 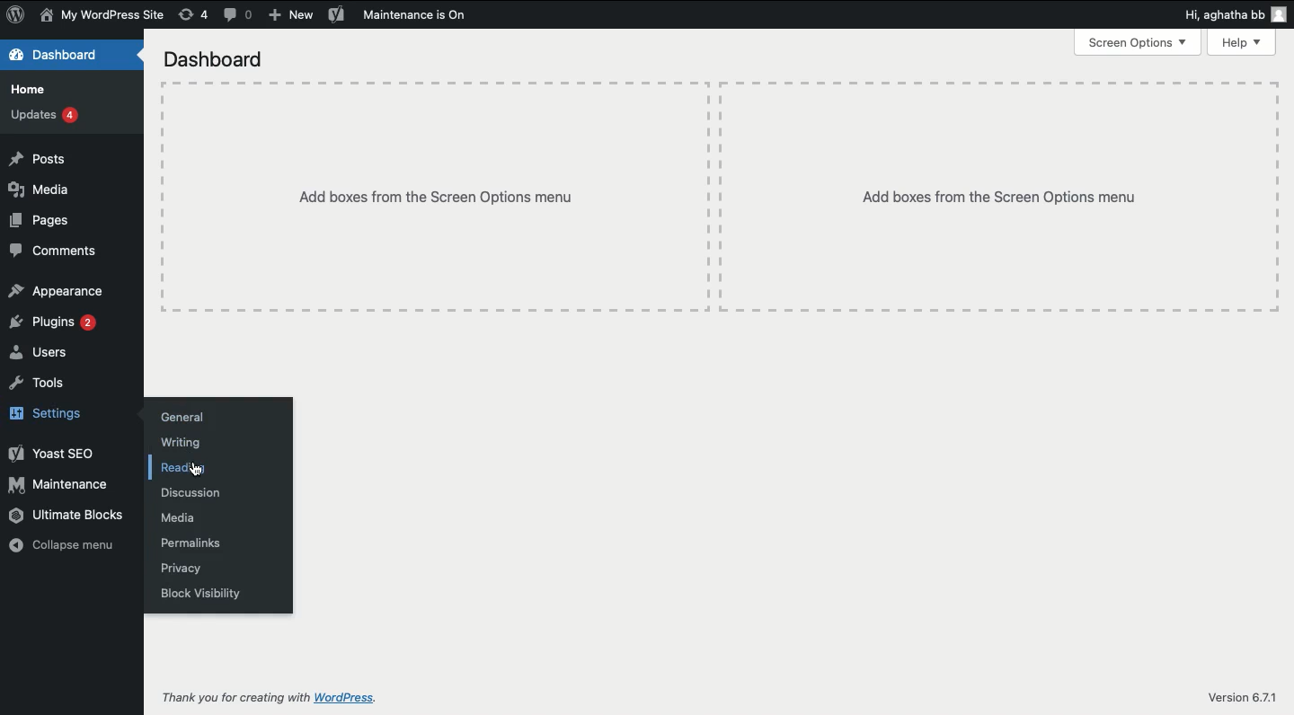 What do you see at coordinates (41, 220) in the screenshot?
I see `pages` at bounding box center [41, 220].